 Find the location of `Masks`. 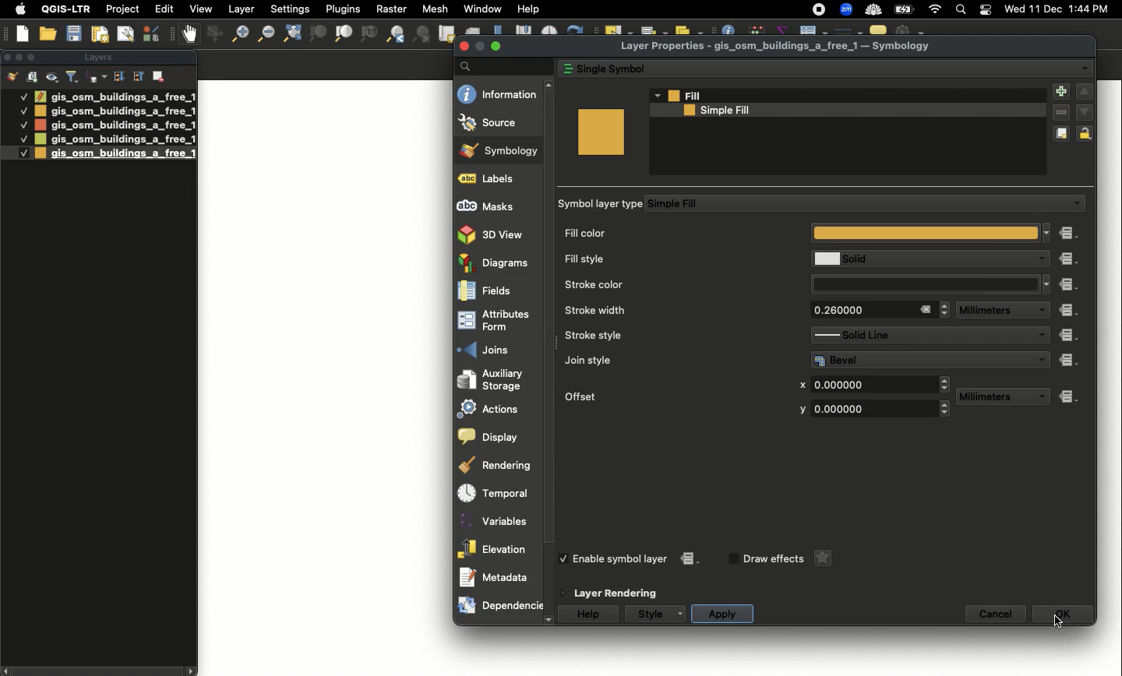

Masks is located at coordinates (499, 204).